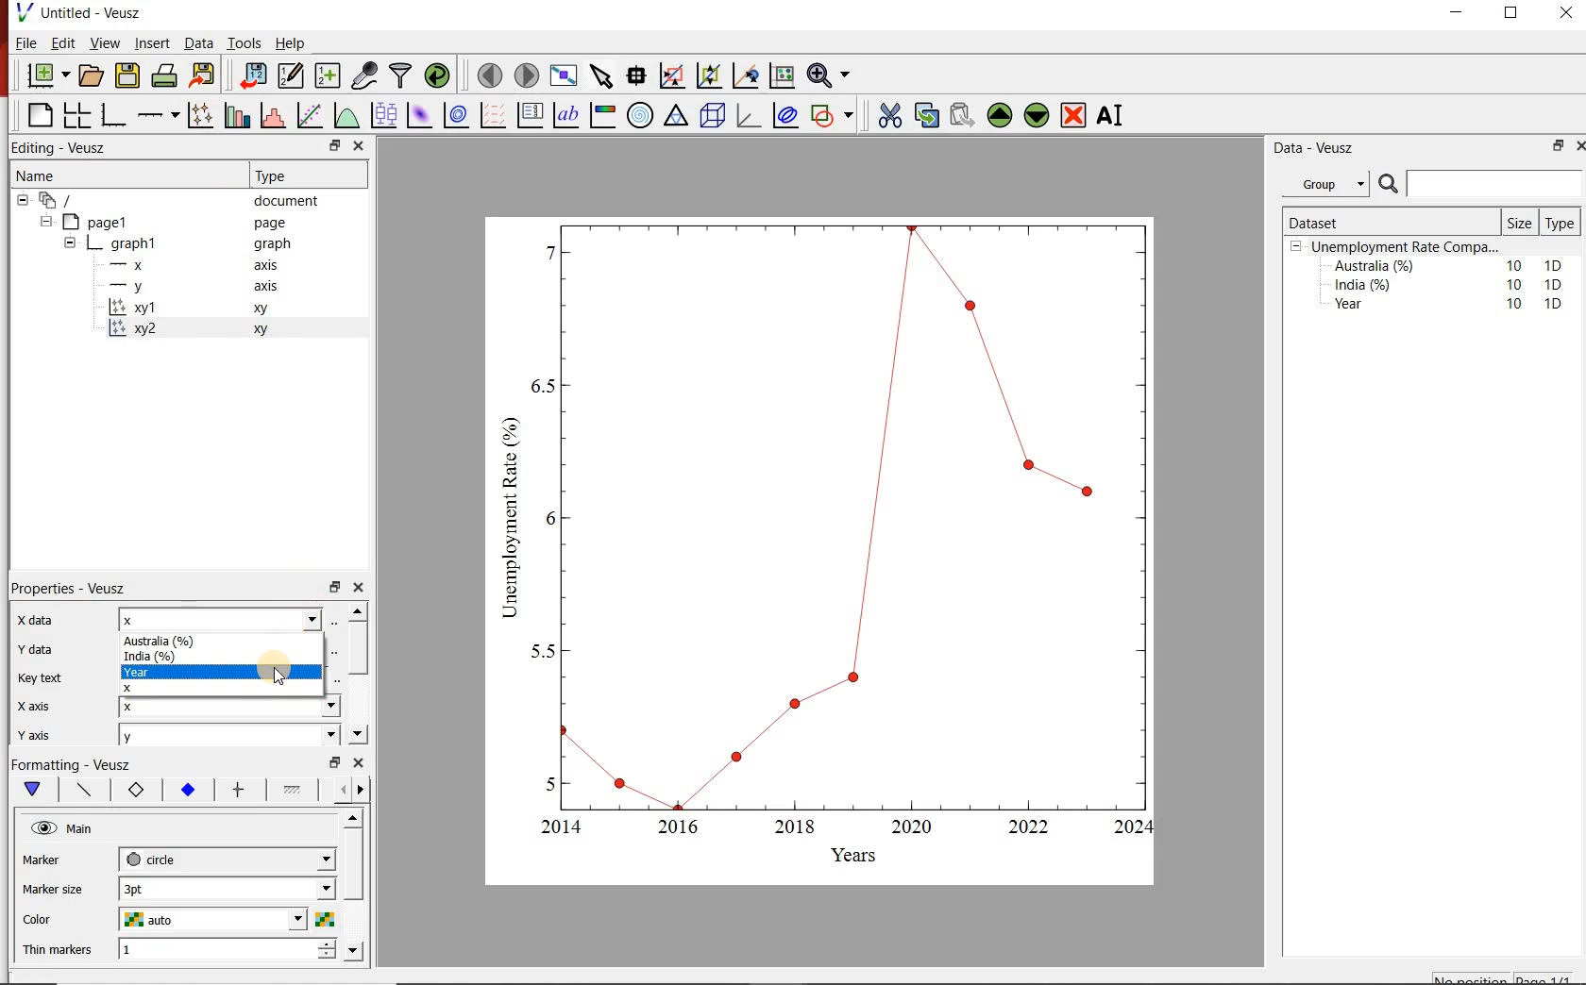 This screenshot has width=1586, height=985. I want to click on histograms, so click(271, 115).